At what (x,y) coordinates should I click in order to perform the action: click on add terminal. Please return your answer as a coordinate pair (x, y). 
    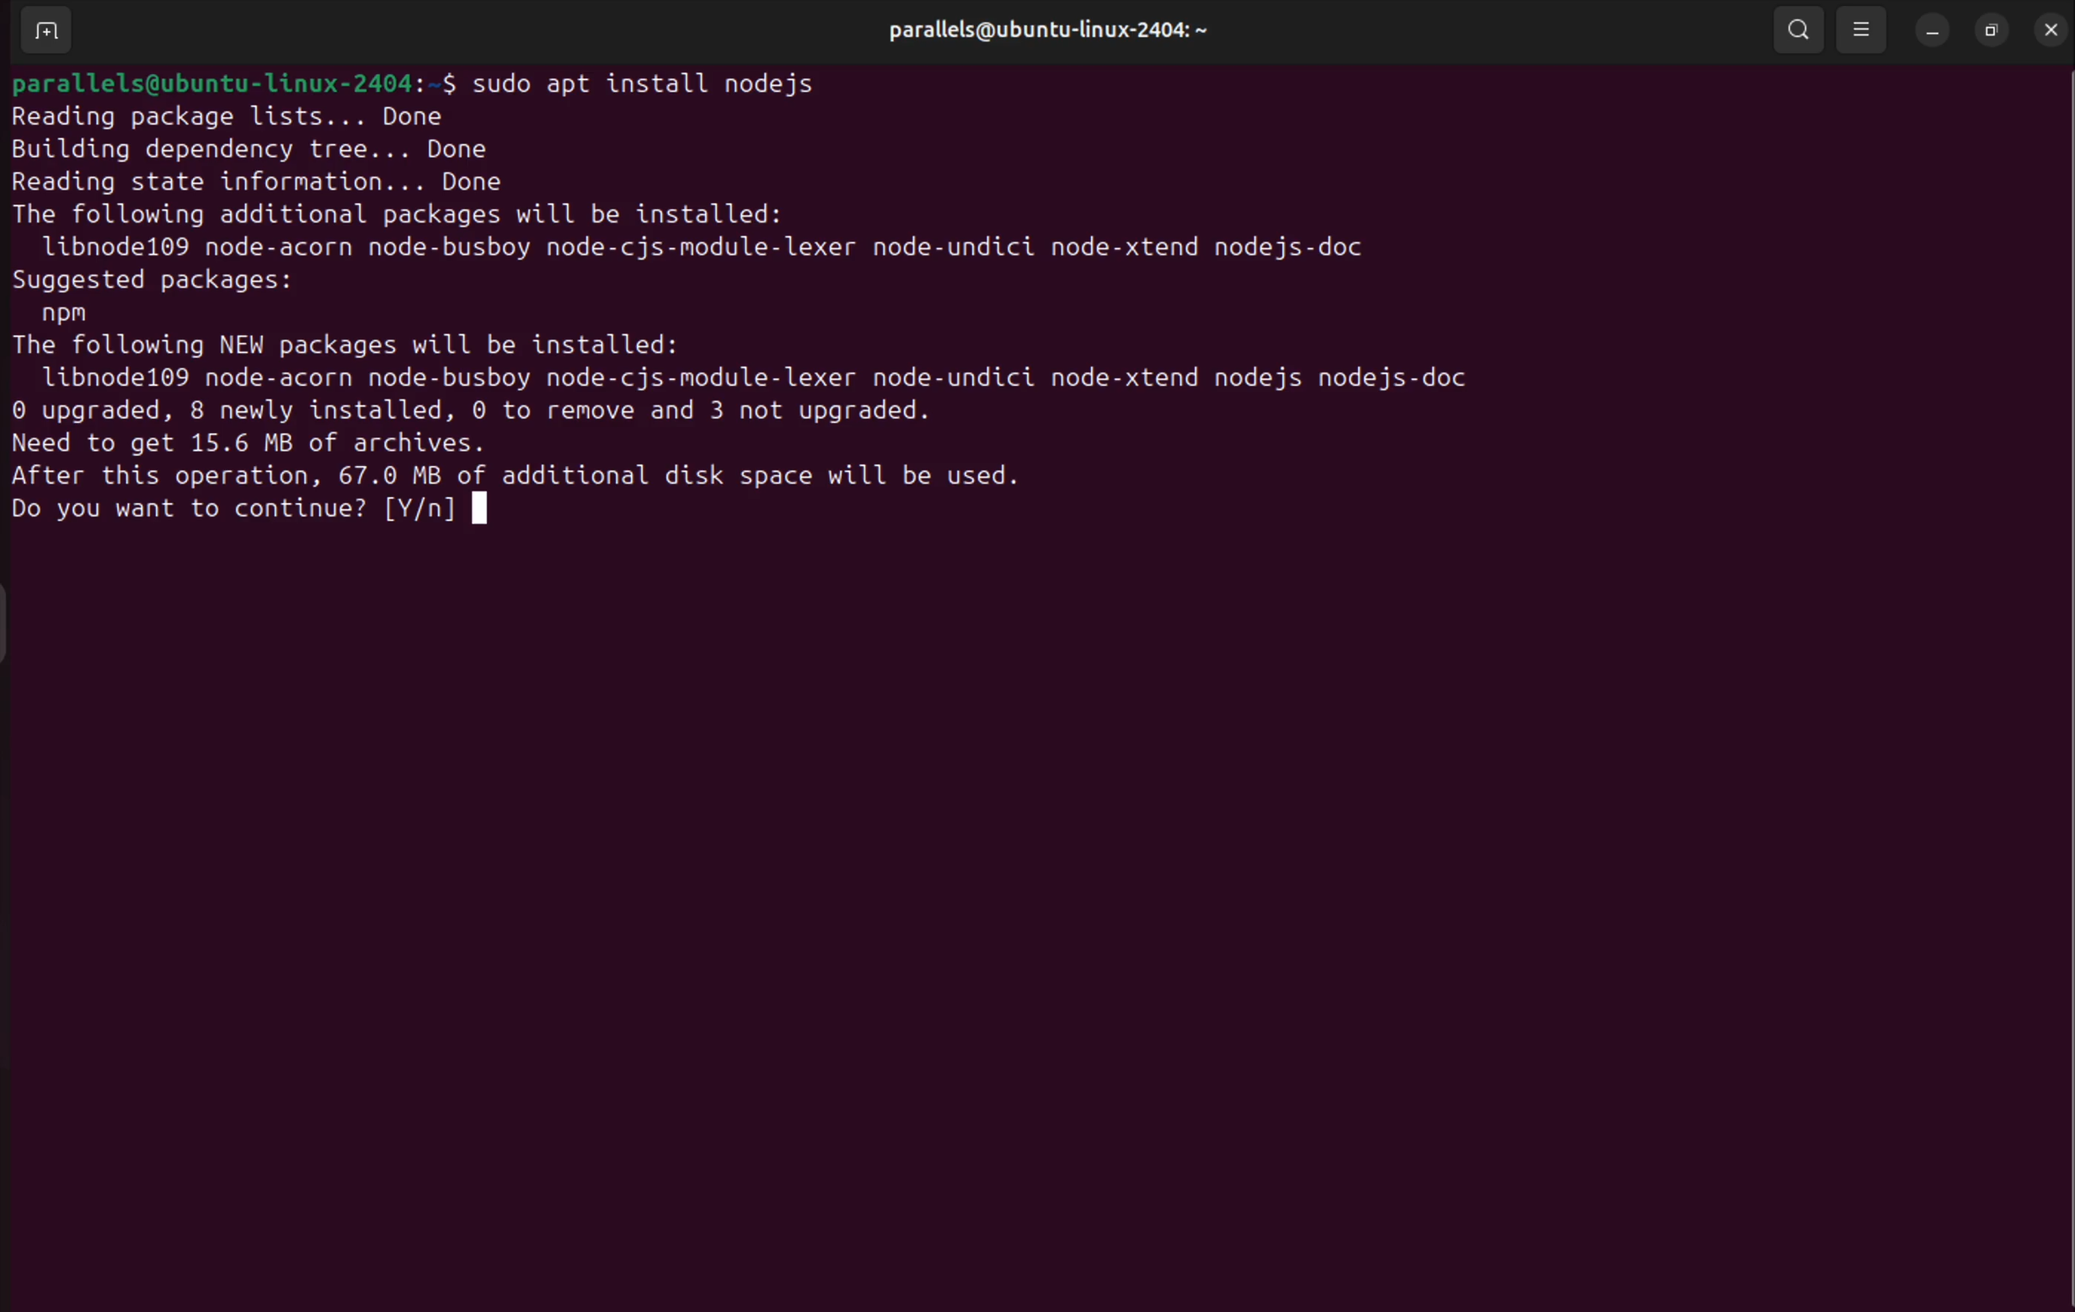
    Looking at the image, I should click on (43, 31).